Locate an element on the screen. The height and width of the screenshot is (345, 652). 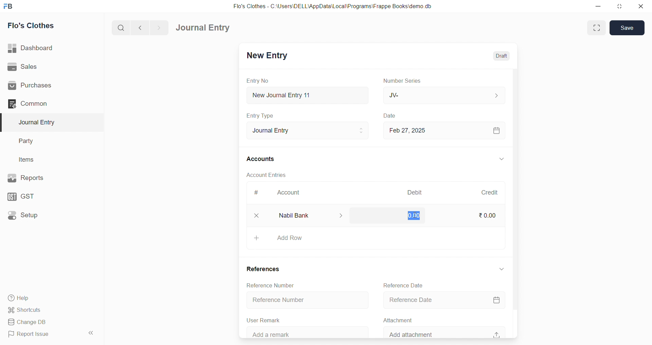
VERTICAL SCROLL BAR is located at coordinates (514, 203).